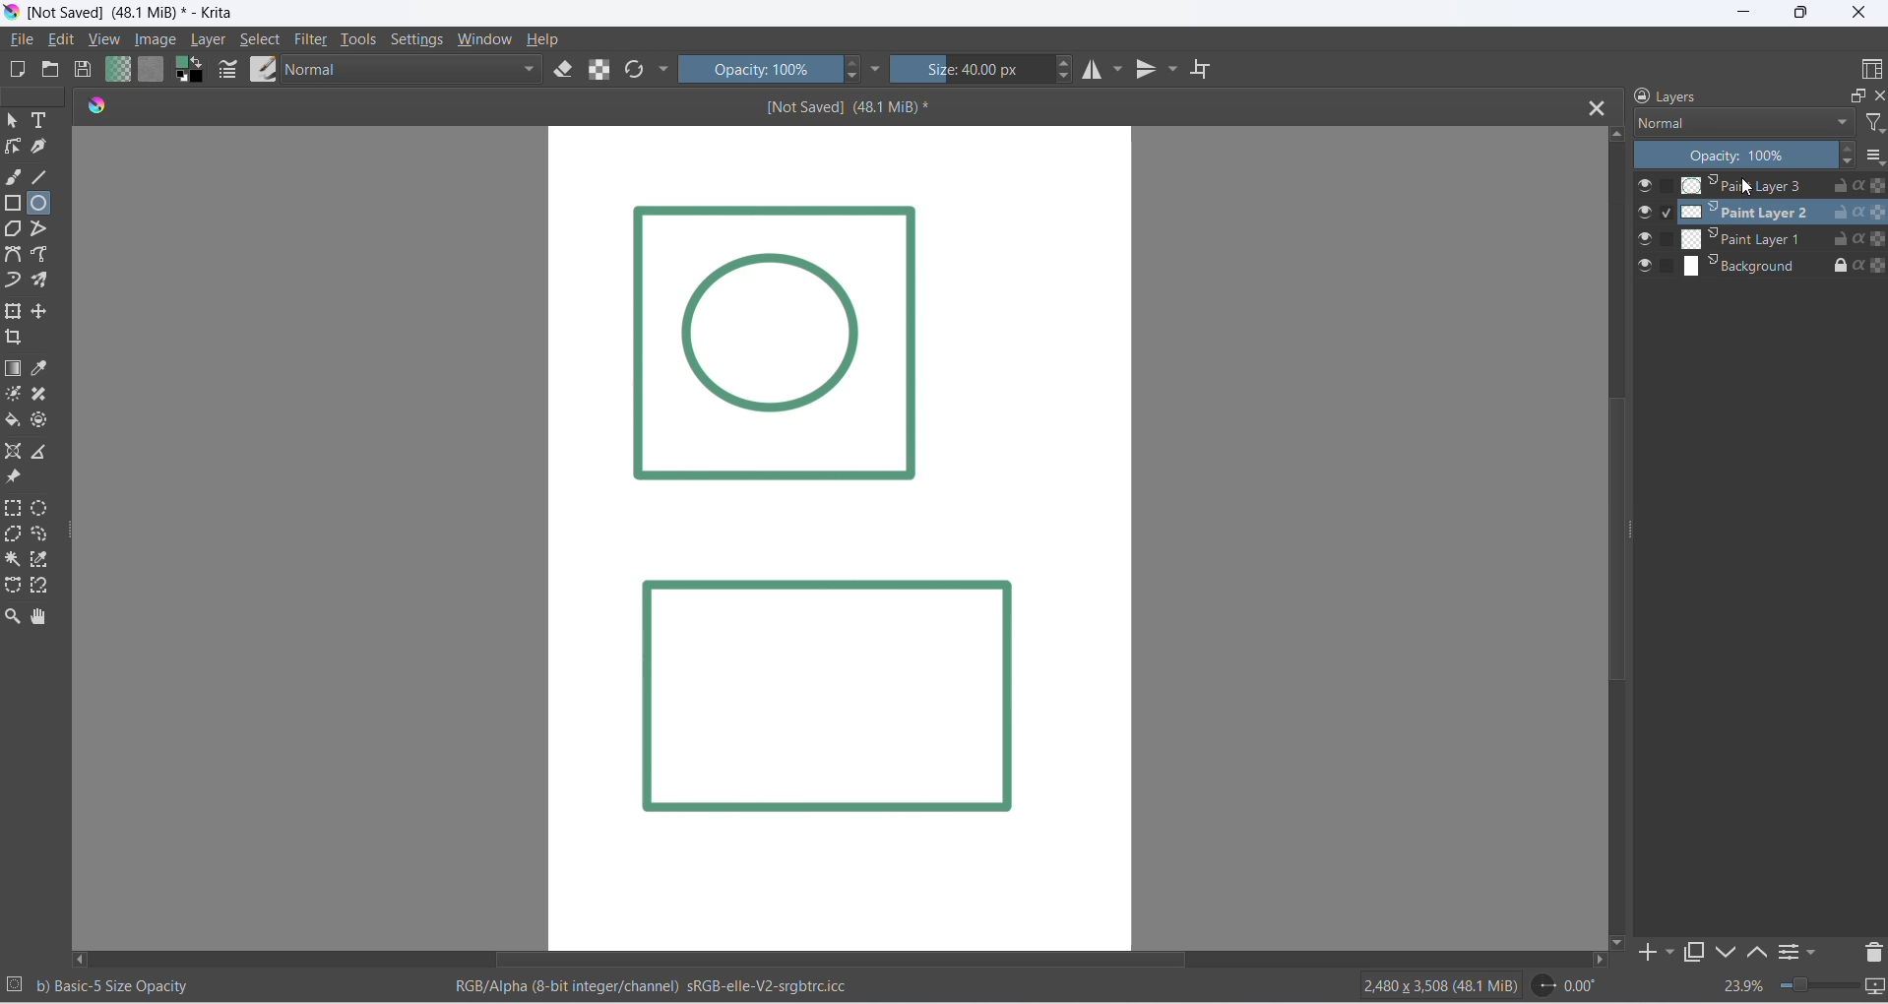 The width and height of the screenshot is (1888, 1004). I want to click on multibrush tool, so click(44, 282).